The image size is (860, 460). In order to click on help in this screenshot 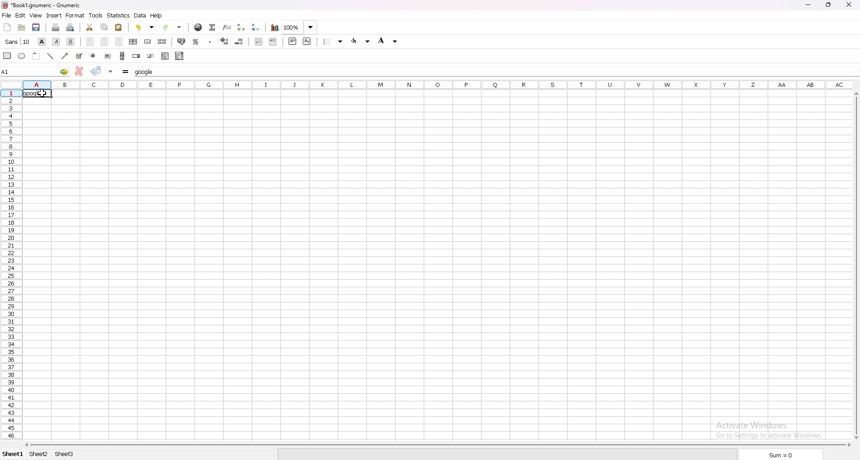, I will do `click(157, 15)`.